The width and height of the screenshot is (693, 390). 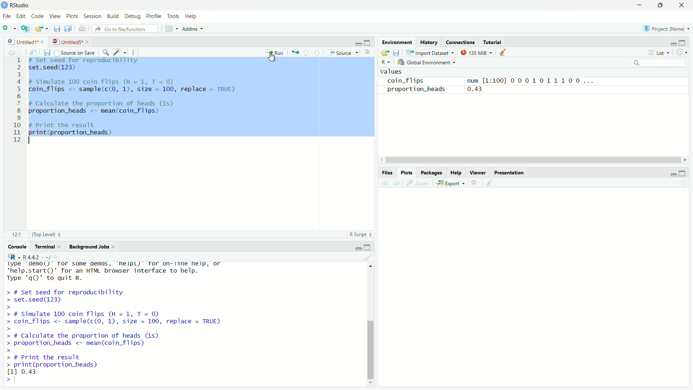 What do you see at coordinates (88, 42) in the screenshot?
I see `close` at bounding box center [88, 42].